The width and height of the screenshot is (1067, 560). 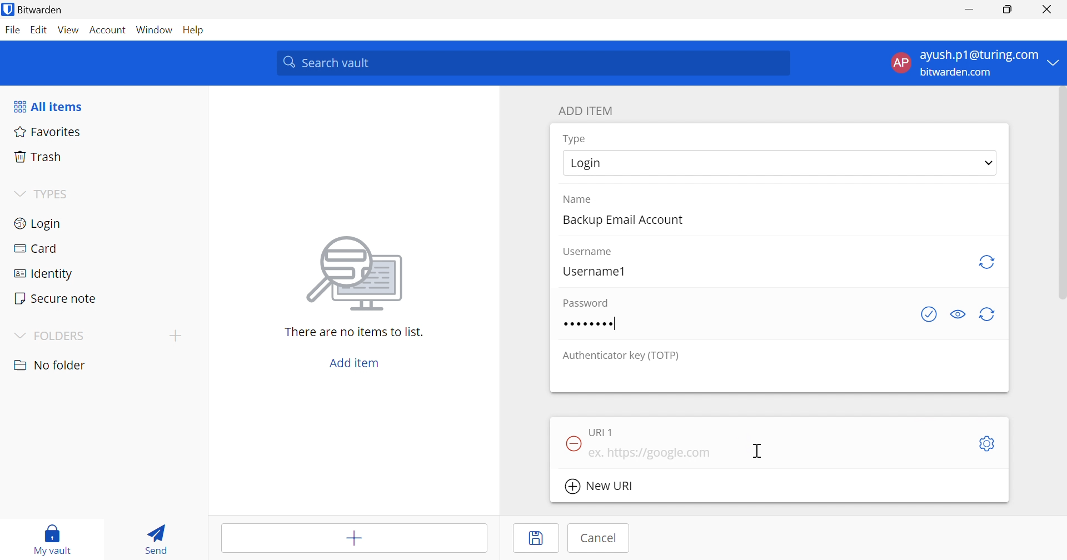 I want to click on Remove, so click(x=572, y=442).